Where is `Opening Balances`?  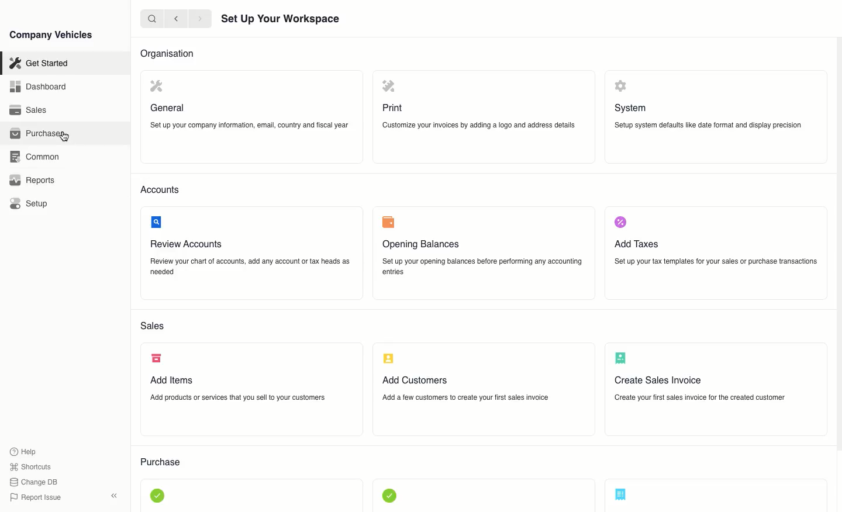
Opening Balances is located at coordinates (420, 245).